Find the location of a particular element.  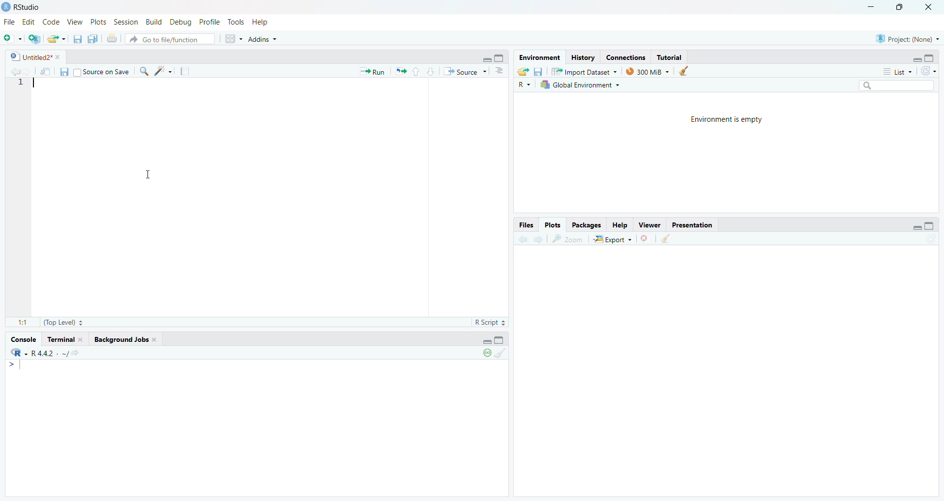

clear current plots is located at coordinates (645, 239).